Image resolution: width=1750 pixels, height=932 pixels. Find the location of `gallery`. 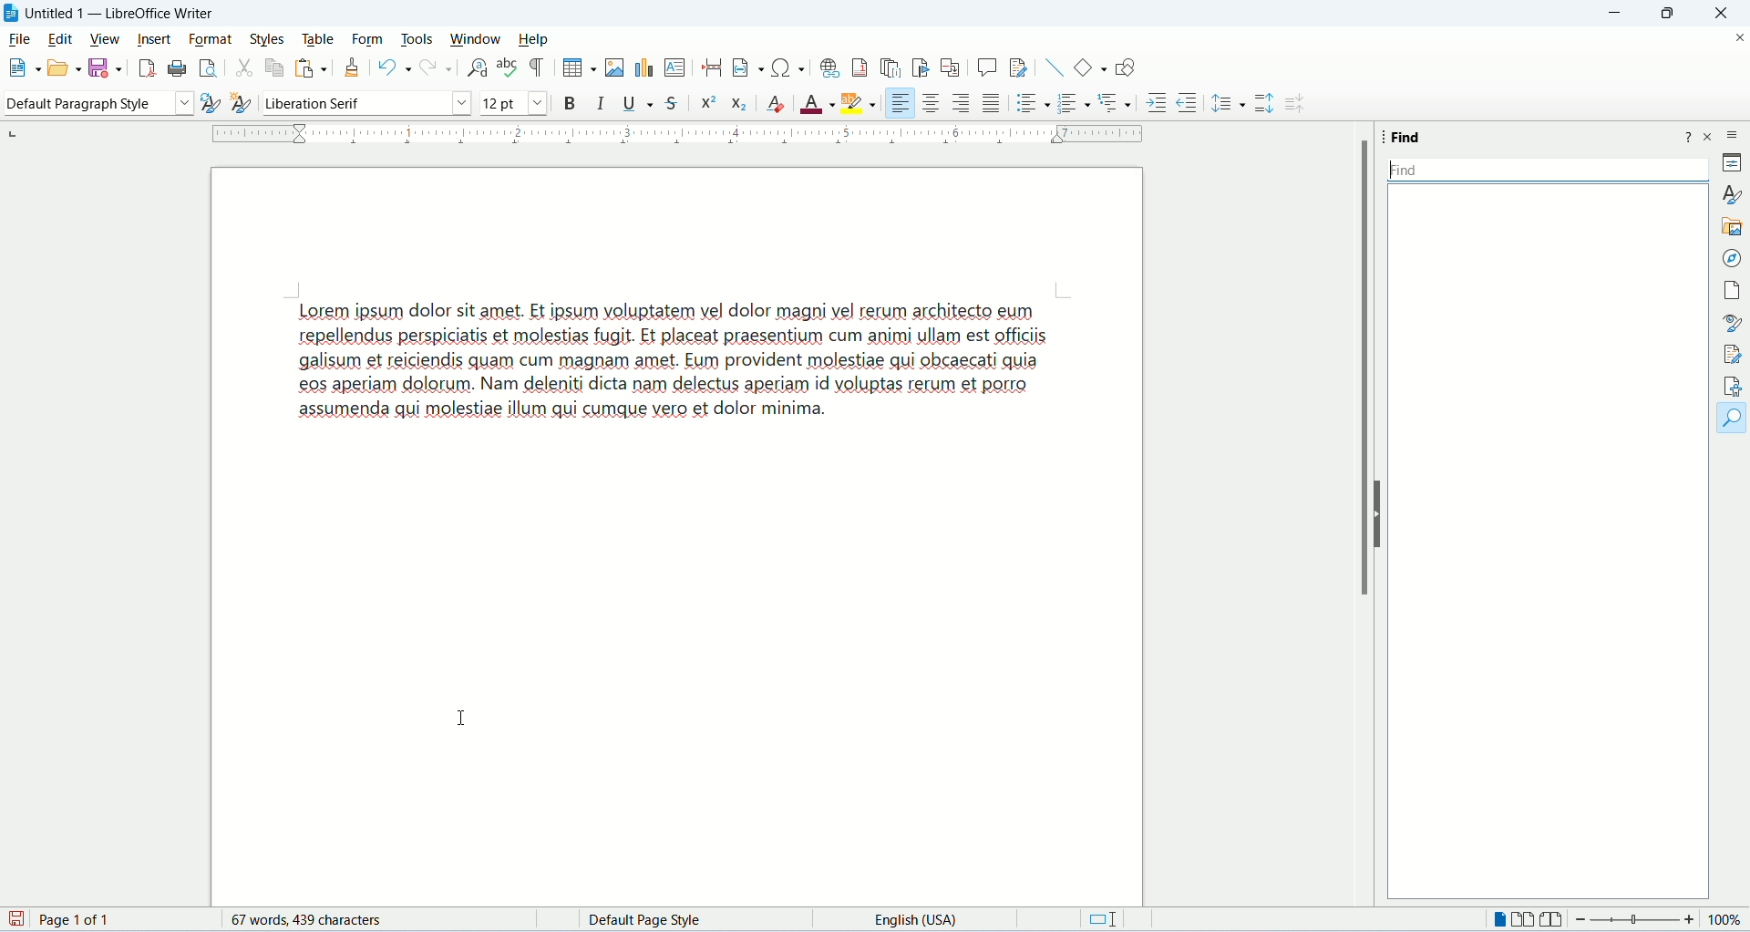

gallery is located at coordinates (1731, 224).